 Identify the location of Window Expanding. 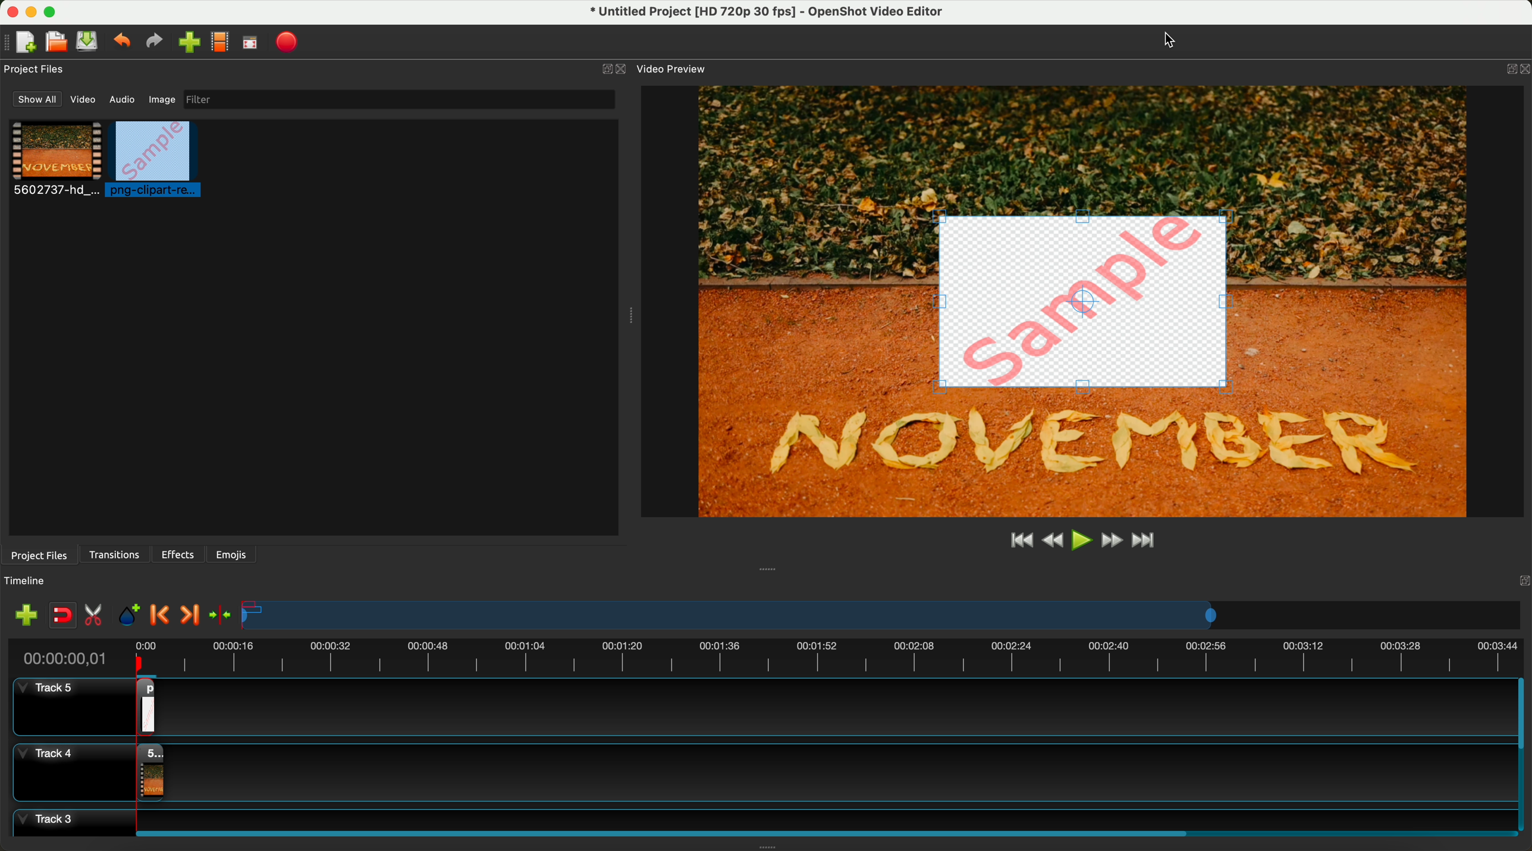
(770, 846).